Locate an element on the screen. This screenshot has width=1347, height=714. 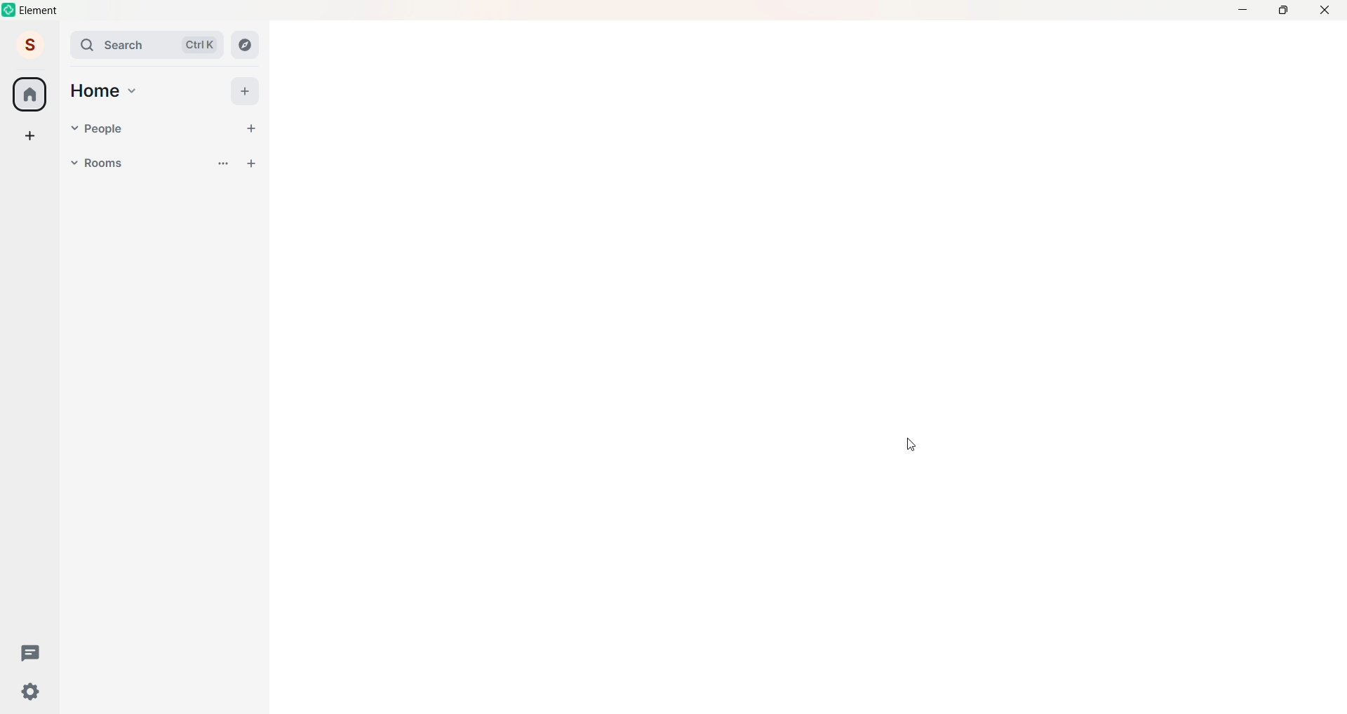
Drop Down is located at coordinates (72, 128).